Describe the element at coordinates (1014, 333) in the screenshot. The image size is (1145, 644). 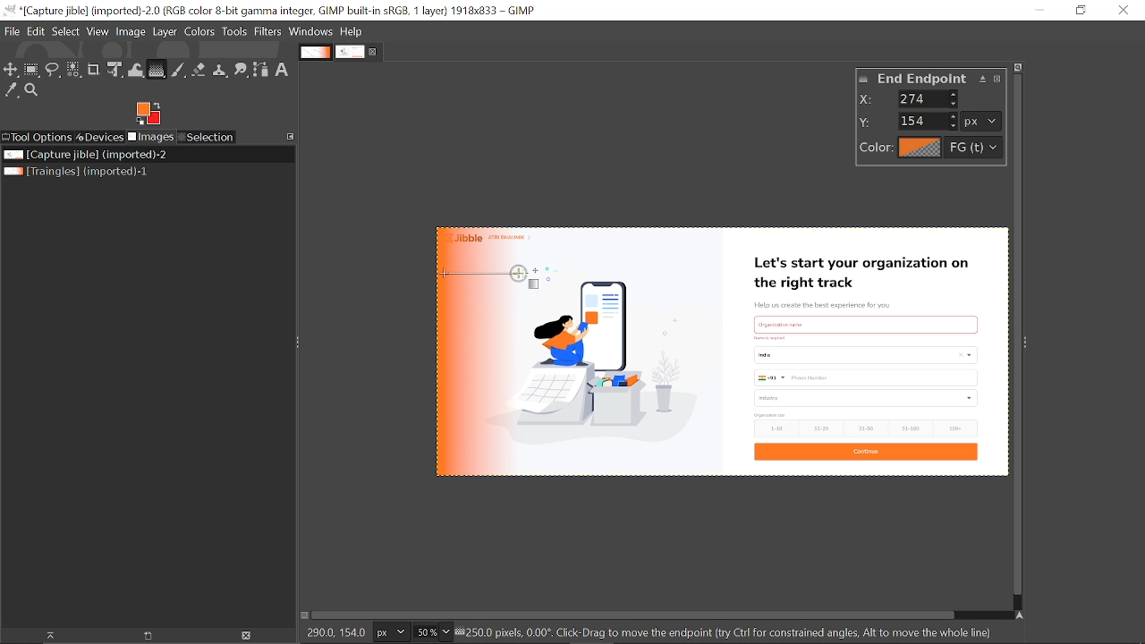
I see `Vertical scrollbar` at that location.